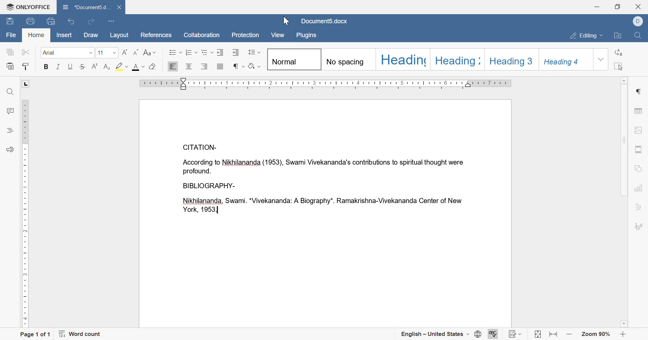  What do you see at coordinates (458, 59) in the screenshot?
I see `Heading` at bounding box center [458, 59].